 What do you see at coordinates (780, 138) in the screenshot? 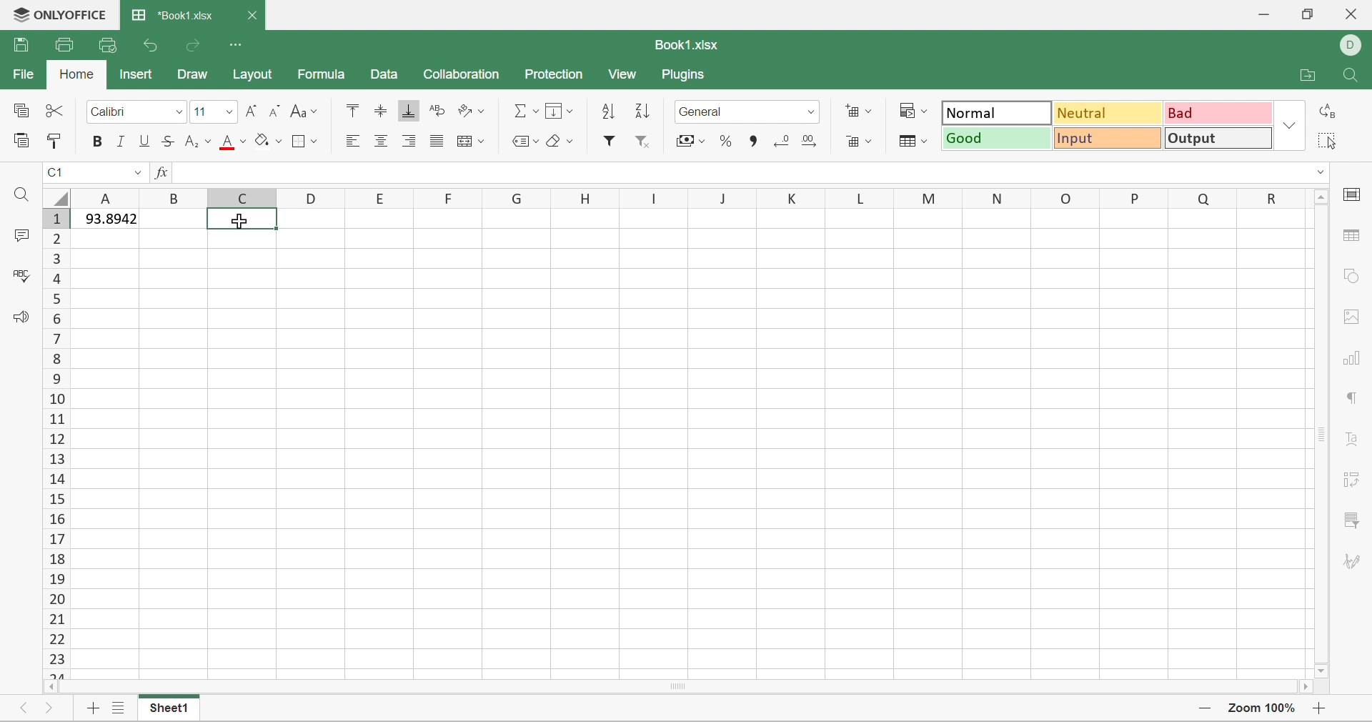
I see `Decrease decimal` at bounding box center [780, 138].